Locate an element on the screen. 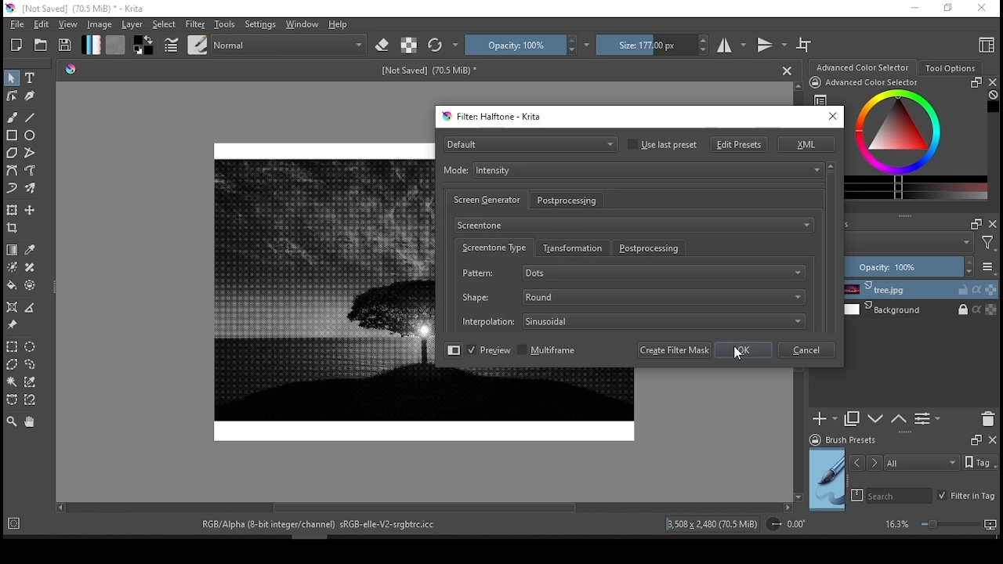 The height and width of the screenshot is (564, 1003). interpolation is located at coordinates (632, 320).